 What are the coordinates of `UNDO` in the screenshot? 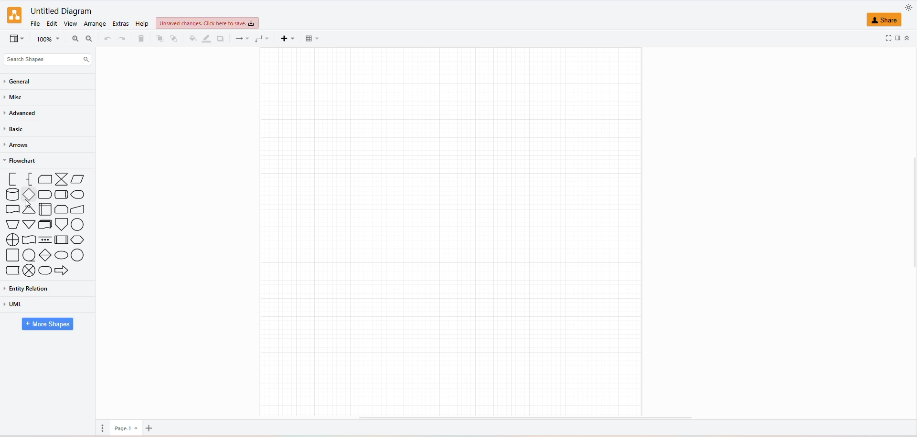 It's located at (123, 39).